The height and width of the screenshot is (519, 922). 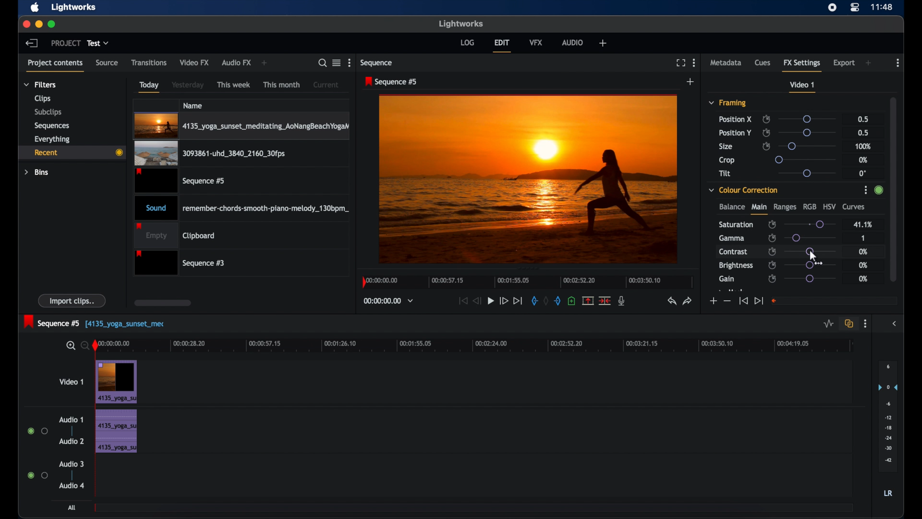 I want to click on audio 4, so click(x=71, y=485).